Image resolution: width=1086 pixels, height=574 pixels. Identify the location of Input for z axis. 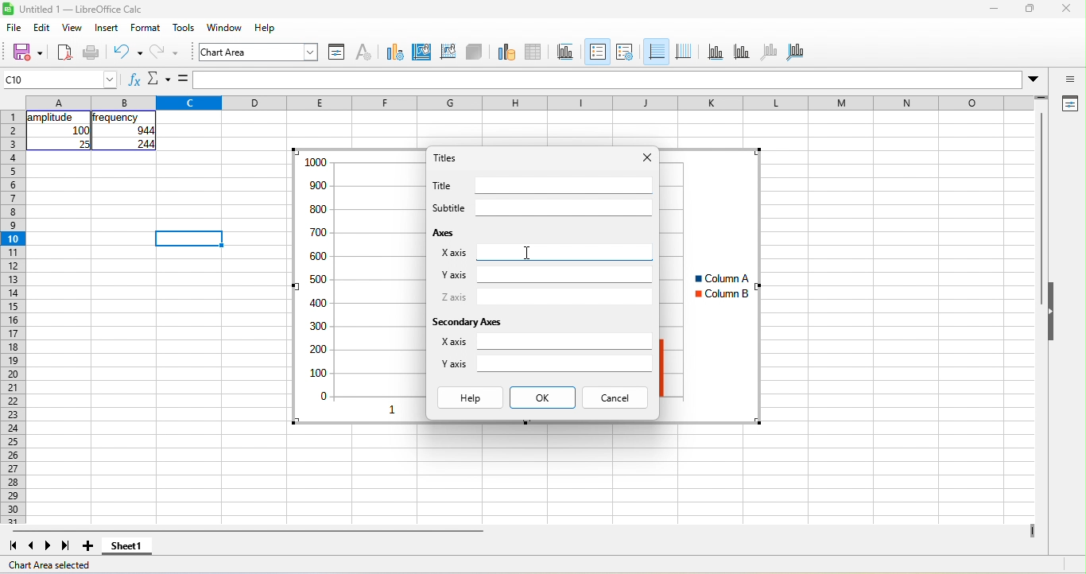
(564, 297).